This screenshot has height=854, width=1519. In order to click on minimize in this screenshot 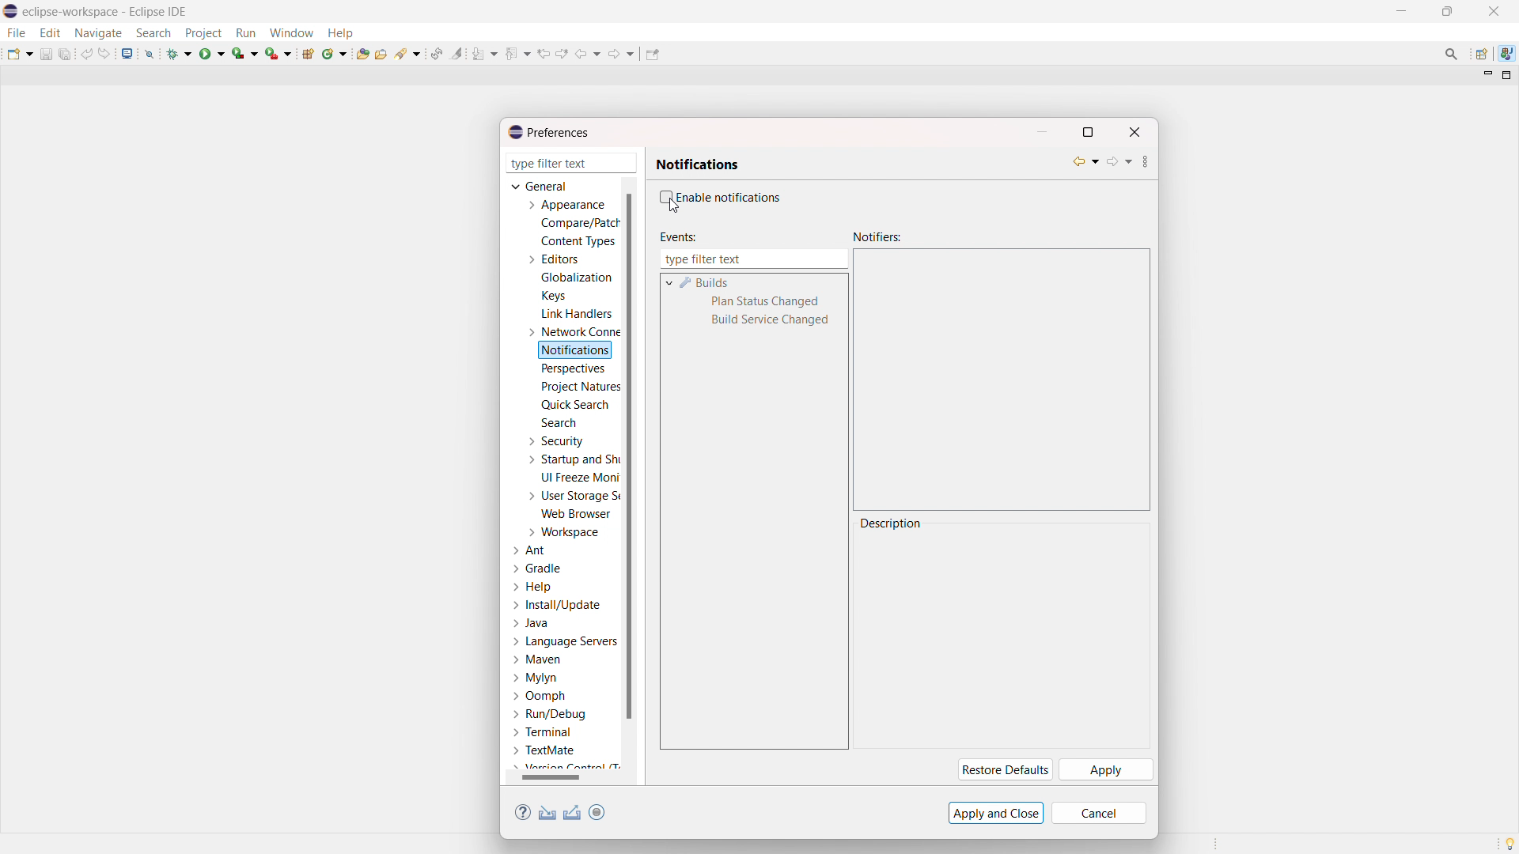, I will do `click(1405, 11)`.